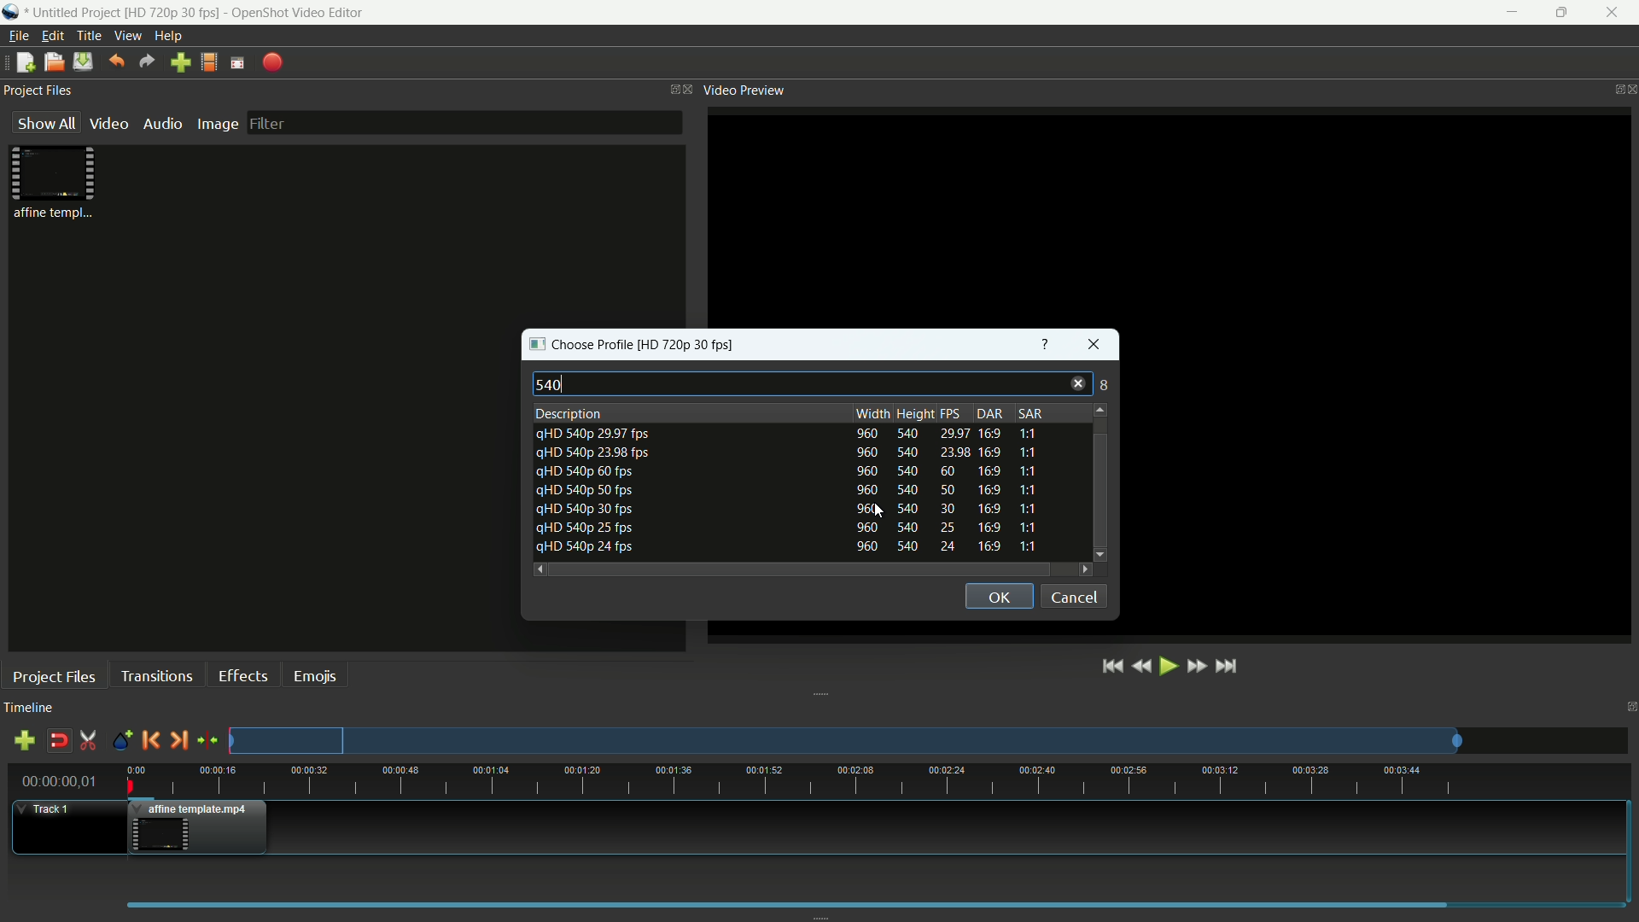 The image size is (1639, 922). Describe the element at coordinates (120, 741) in the screenshot. I see `create marker` at that location.